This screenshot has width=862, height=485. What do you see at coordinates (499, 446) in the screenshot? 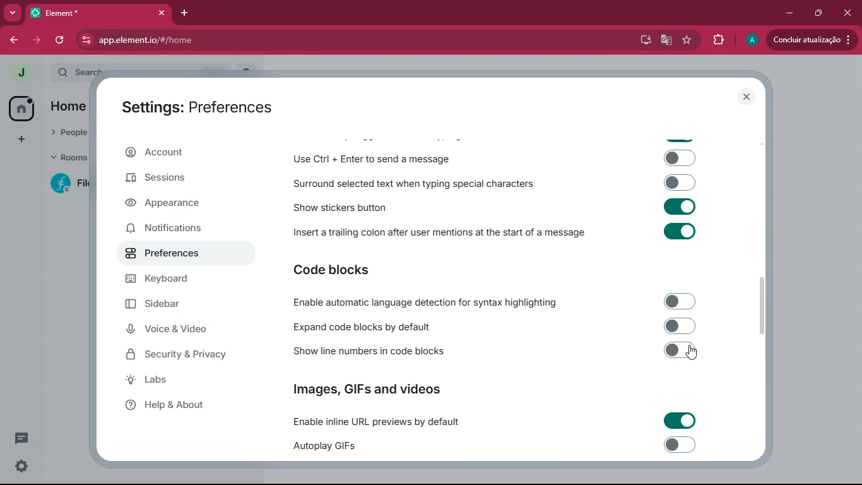
I see `Autoplay GIFs` at bounding box center [499, 446].